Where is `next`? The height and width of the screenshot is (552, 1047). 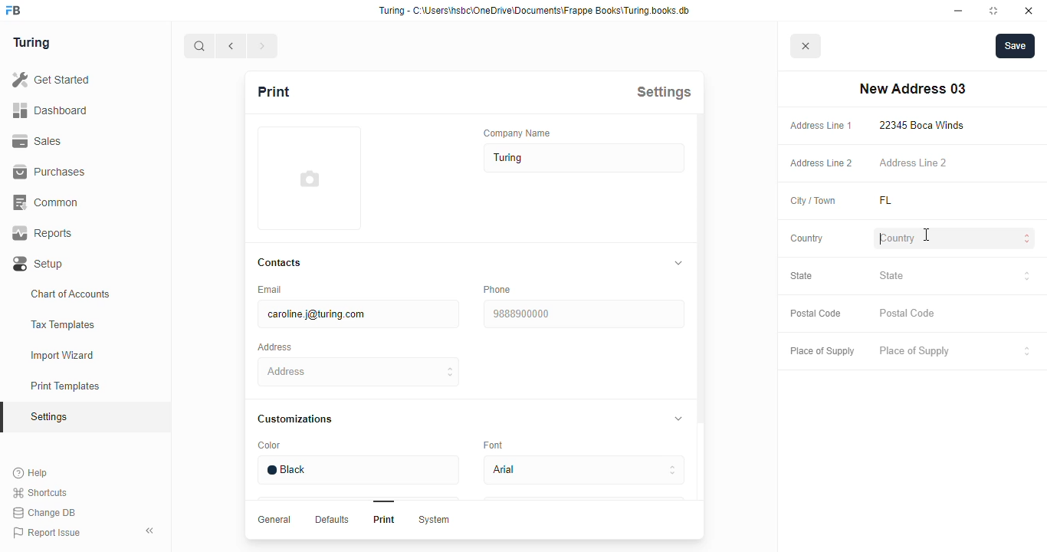 next is located at coordinates (264, 46).